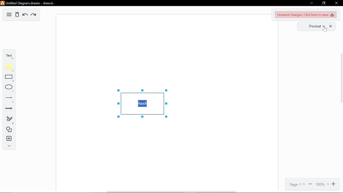  What do you see at coordinates (34, 15) in the screenshot?
I see `redo` at bounding box center [34, 15].